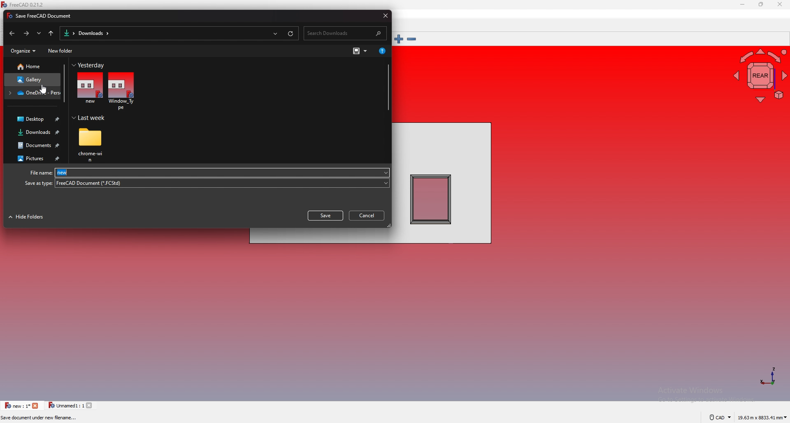 The width and height of the screenshot is (790, 423). Describe the element at coordinates (94, 33) in the screenshot. I see `downloads` at that location.